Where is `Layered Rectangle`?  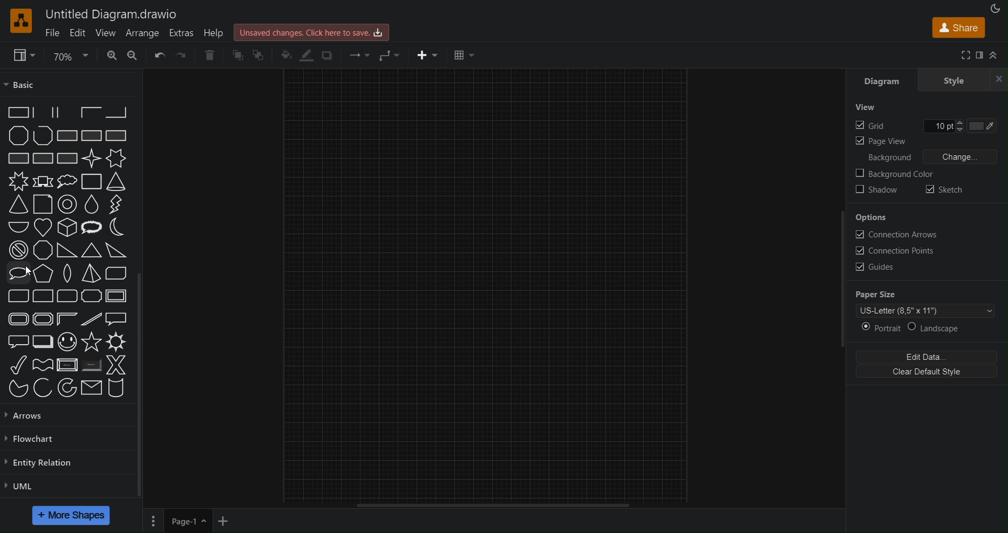
Layered Rectangle is located at coordinates (42, 341).